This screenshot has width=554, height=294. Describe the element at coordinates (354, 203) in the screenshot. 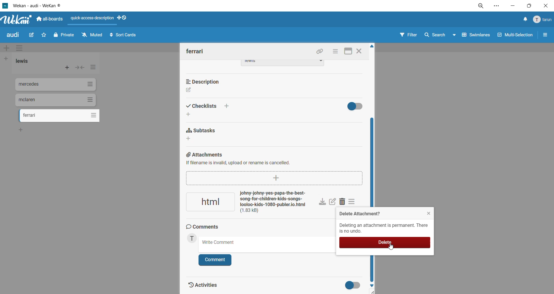

I see `attachment actions` at that location.